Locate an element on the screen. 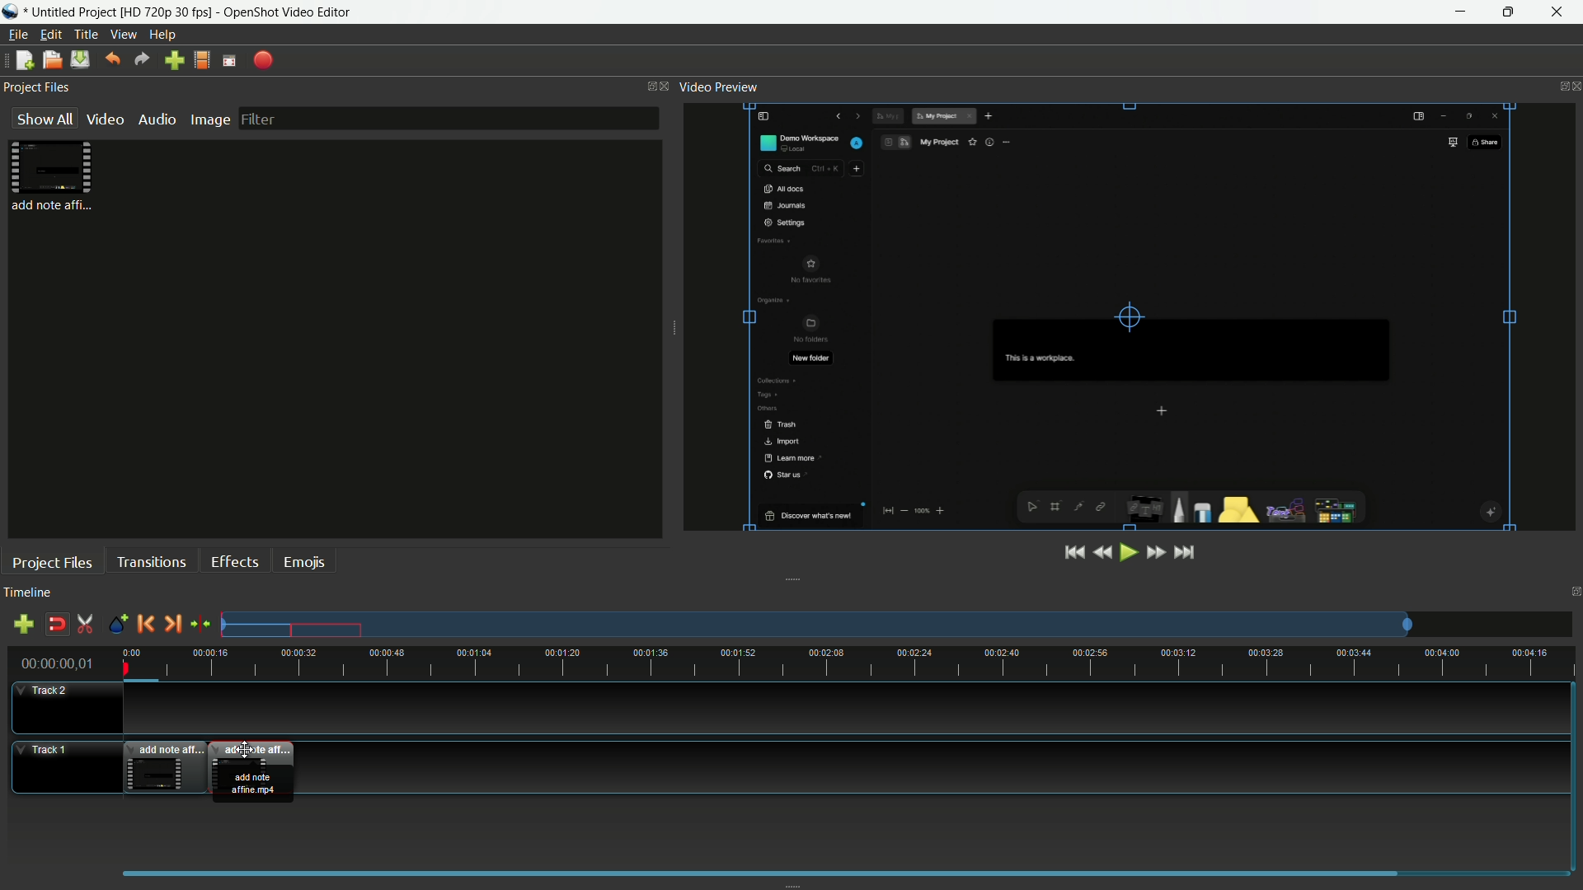 This screenshot has height=890, width=1583. app icon is located at coordinates (12, 12).